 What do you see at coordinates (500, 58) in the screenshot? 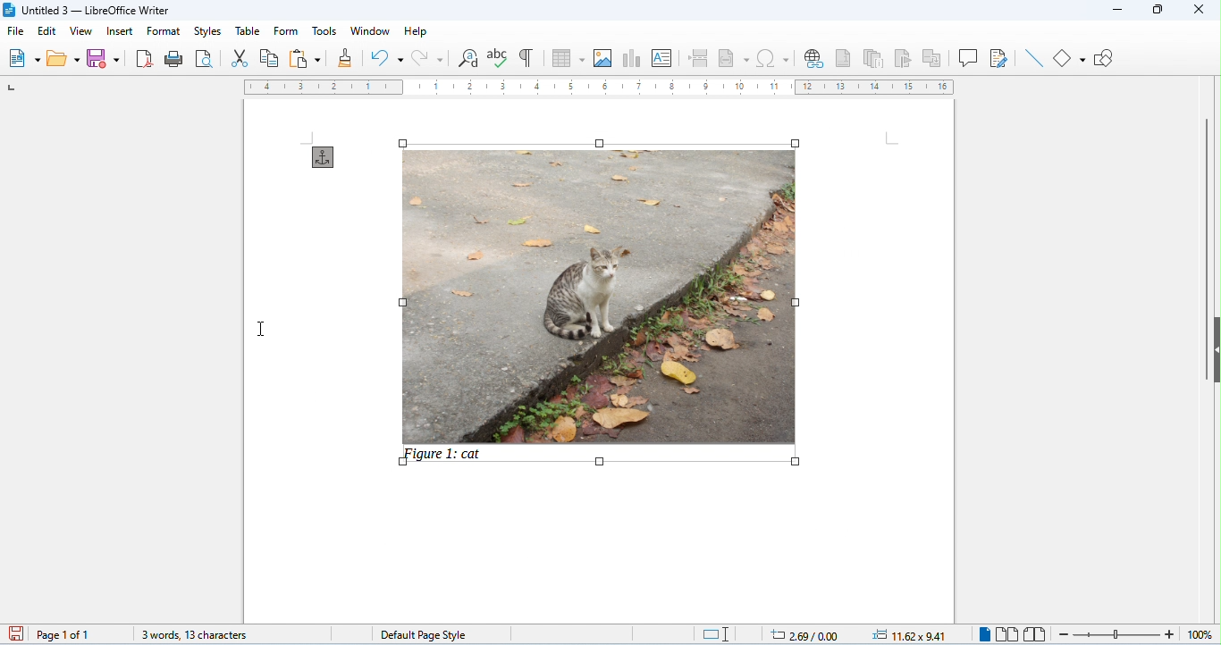
I see `spelling` at bounding box center [500, 58].